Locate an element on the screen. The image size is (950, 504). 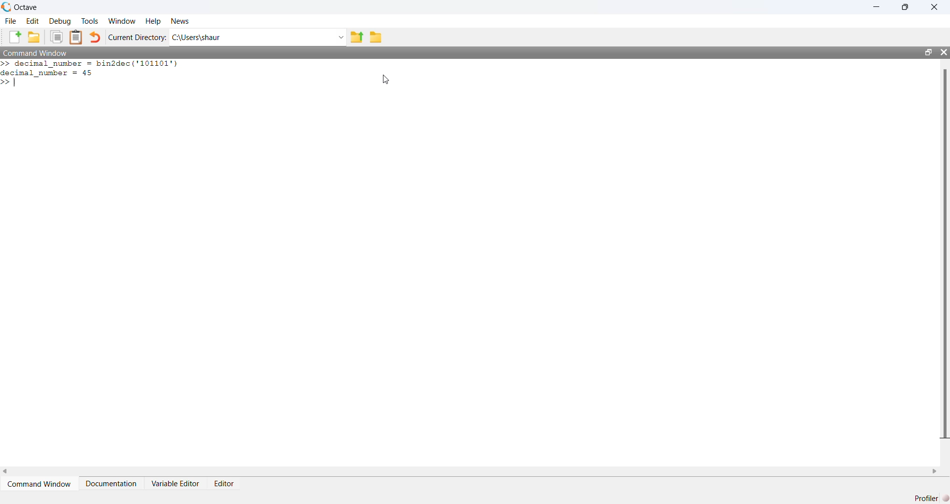
C:\Users\shaur is located at coordinates (197, 38).